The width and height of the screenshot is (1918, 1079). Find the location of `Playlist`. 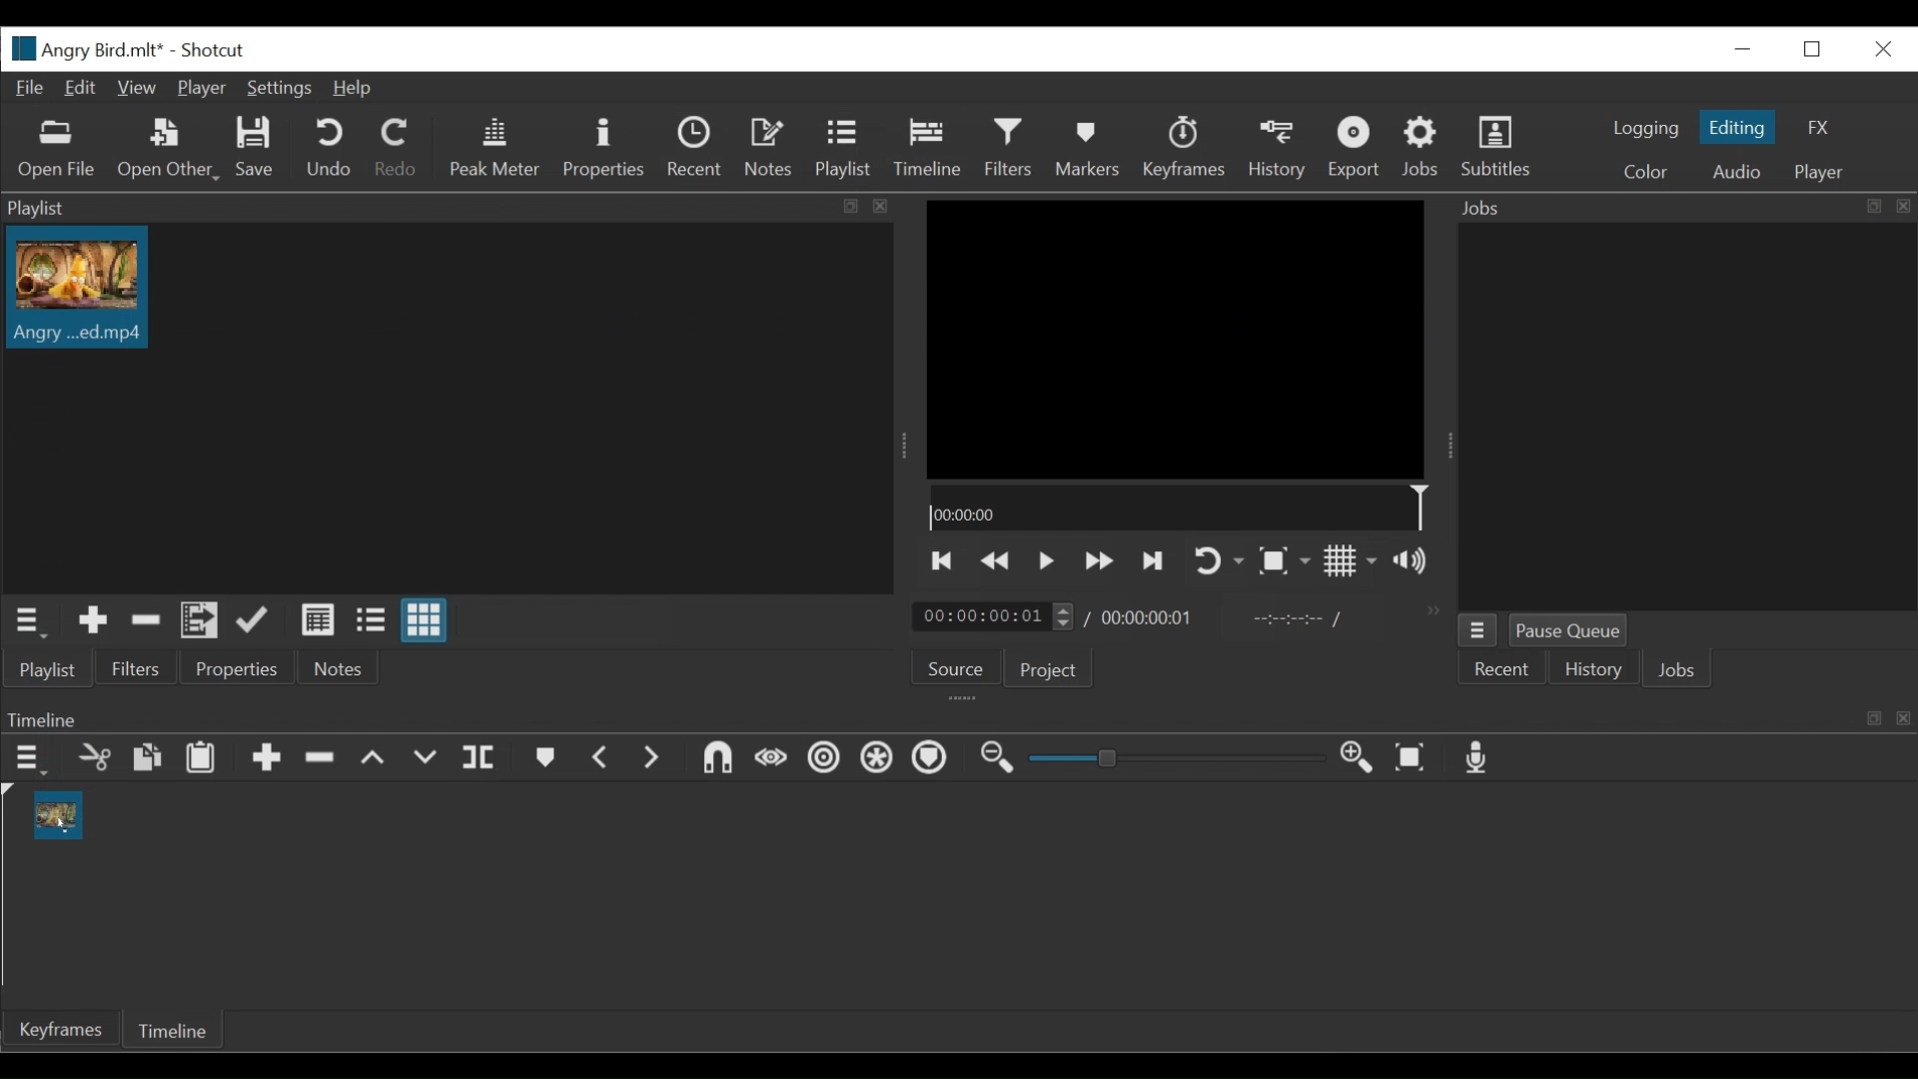

Playlist is located at coordinates (450, 208).